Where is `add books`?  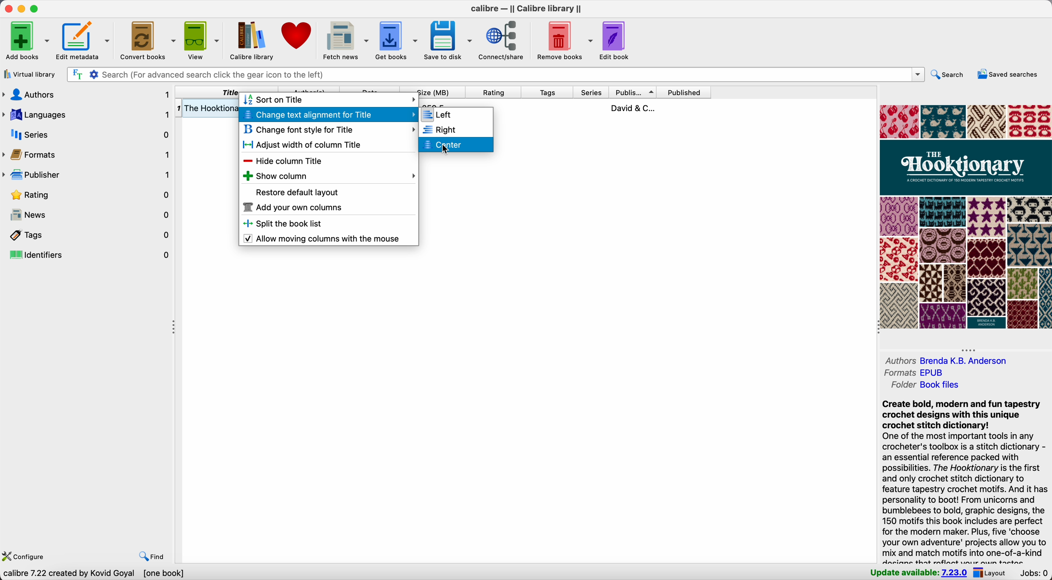 add books is located at coordinates (26, 40).